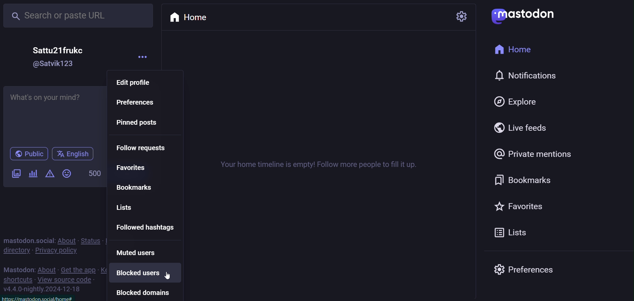  What do you see at coordinates (193, 16) in the screenshot?
I see `home tab` at bounding box center [193, 16].